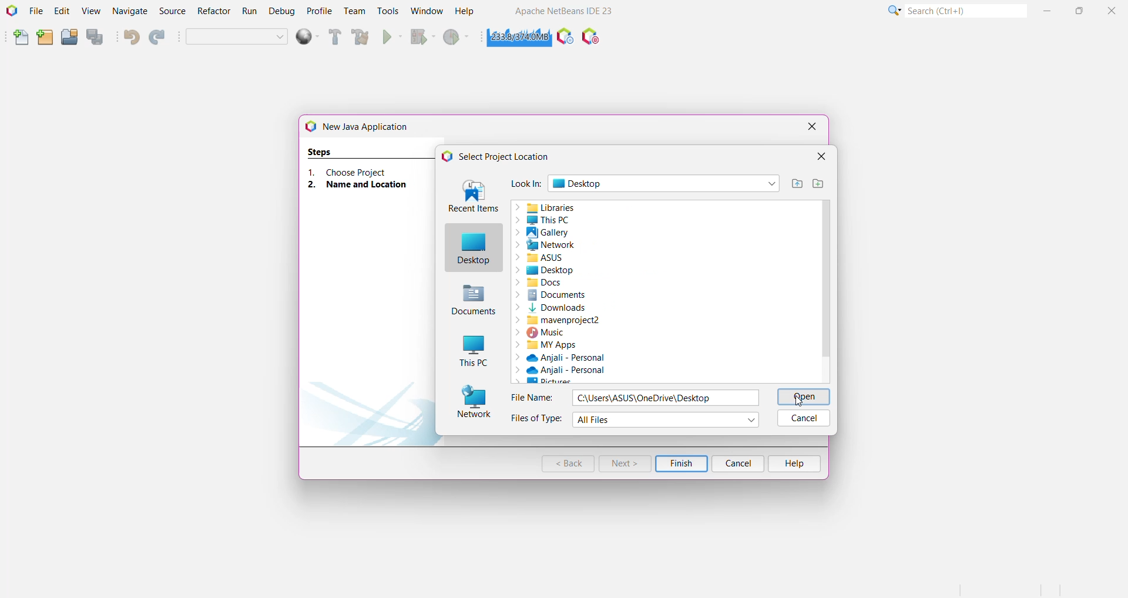  What do you see at coordinates (539, 420) in the screenshot?
I see `Files of Type` at bounding box center [539, 420].